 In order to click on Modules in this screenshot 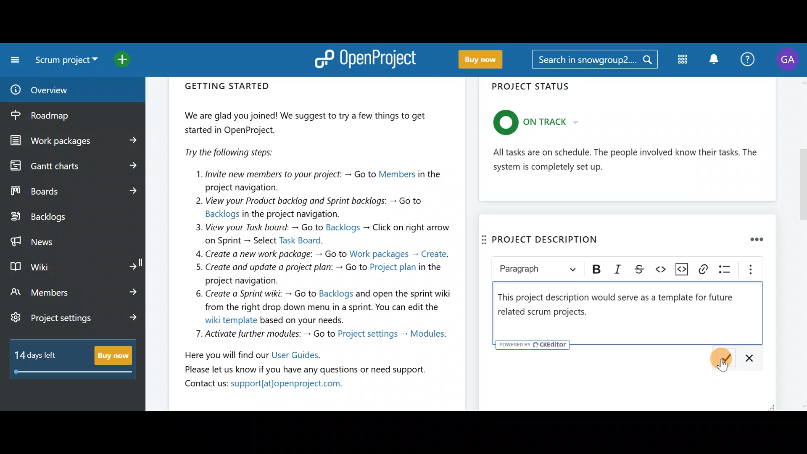, I will do `click(681, 61)`.